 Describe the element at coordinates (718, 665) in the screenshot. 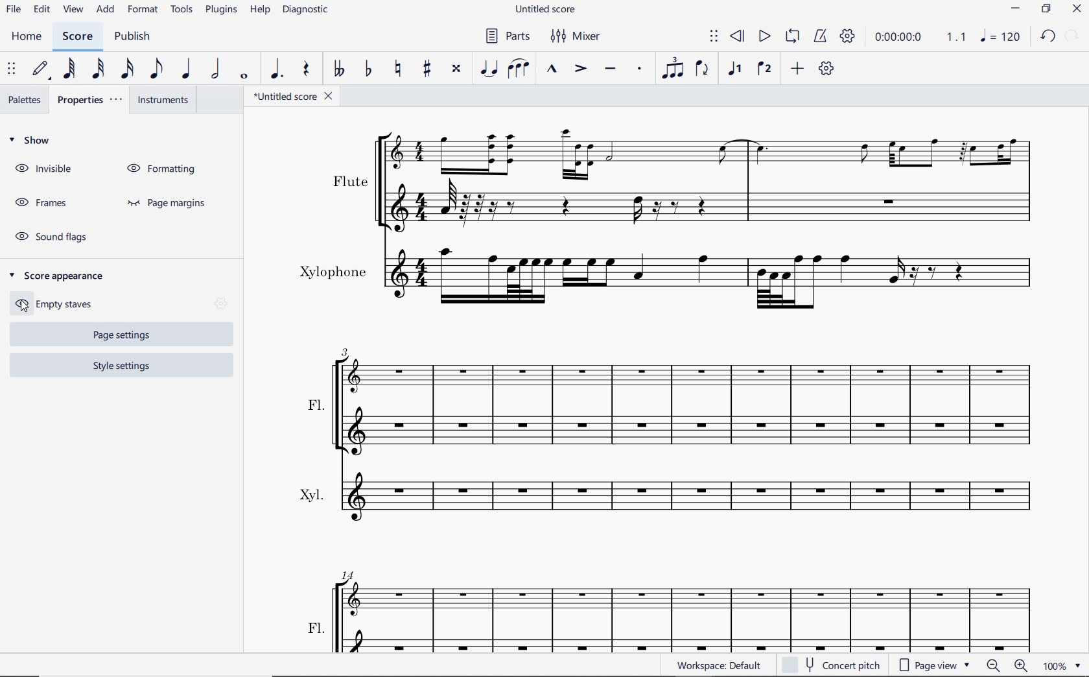

I see `workspace default` at that location.